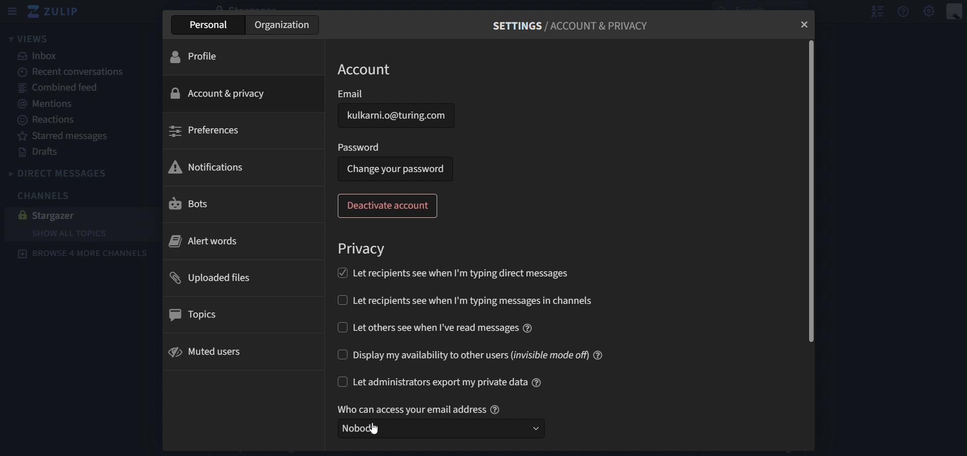 The width and height of the screenshot is (967, 456). What do you see at coordinates (221, 276) in the screenshot?
I see `uploaded files` at bounding box center [221, 276].